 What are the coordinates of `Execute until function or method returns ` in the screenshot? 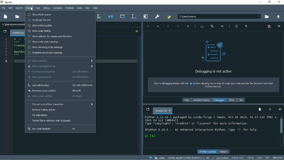 It's located at (178, 26).